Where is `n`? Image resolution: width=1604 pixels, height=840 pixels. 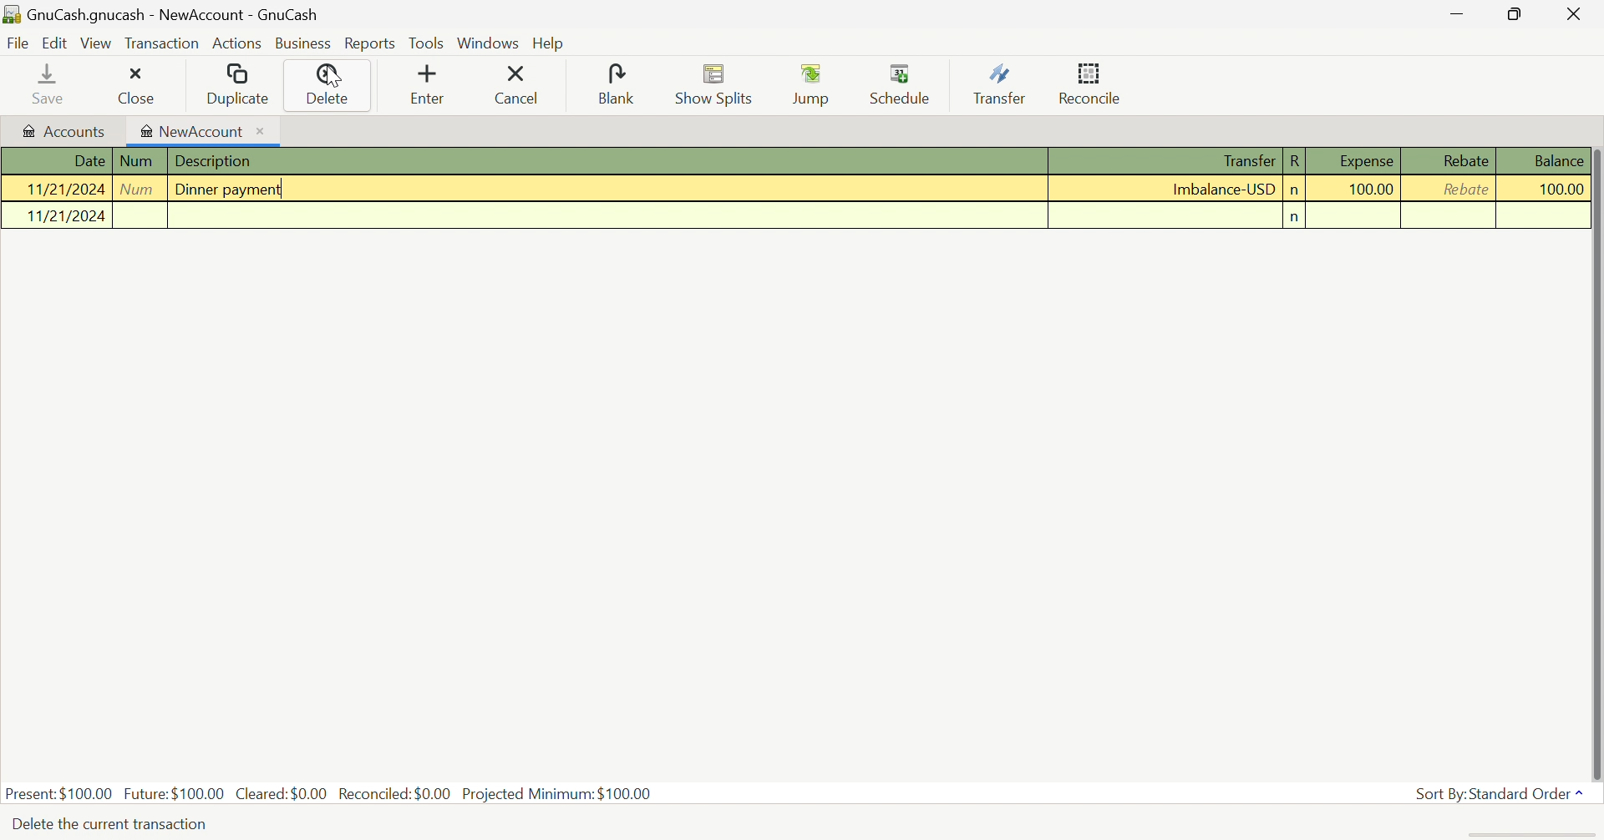
n is located at coordinates (1294, 190).